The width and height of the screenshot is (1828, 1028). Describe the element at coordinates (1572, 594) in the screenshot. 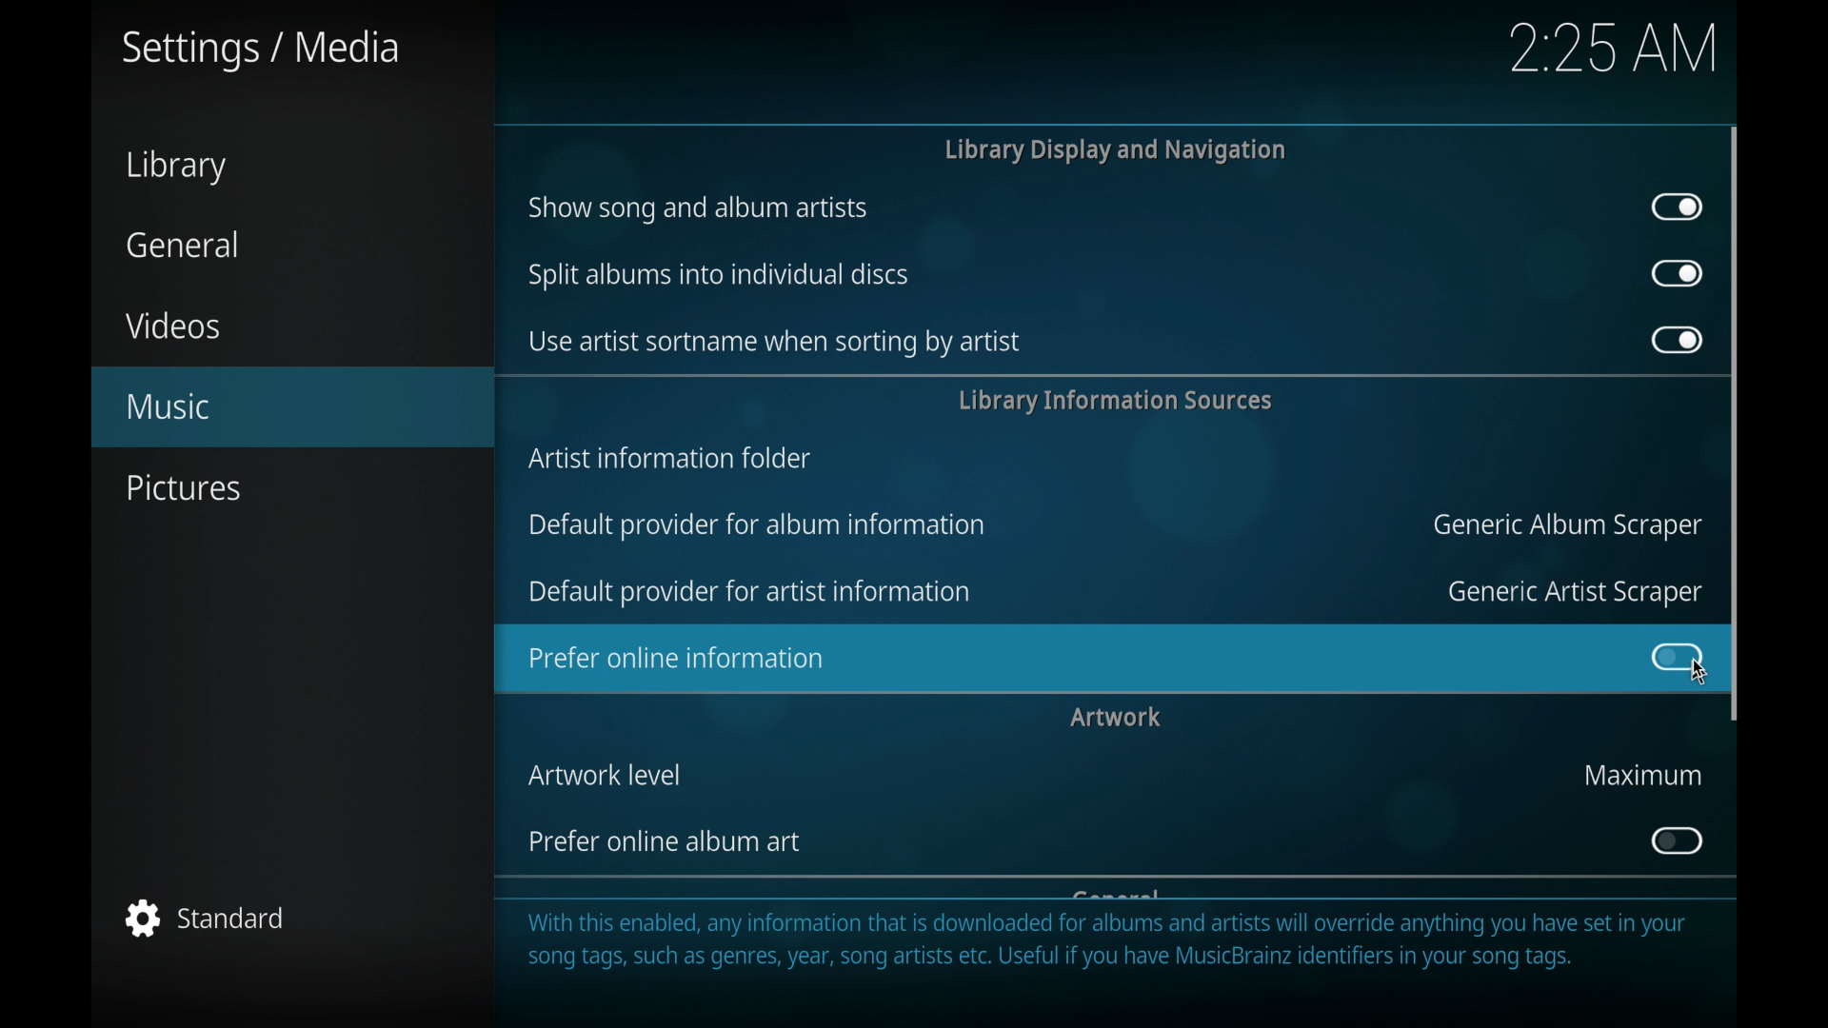

I see `generic artist scraper` at that location.